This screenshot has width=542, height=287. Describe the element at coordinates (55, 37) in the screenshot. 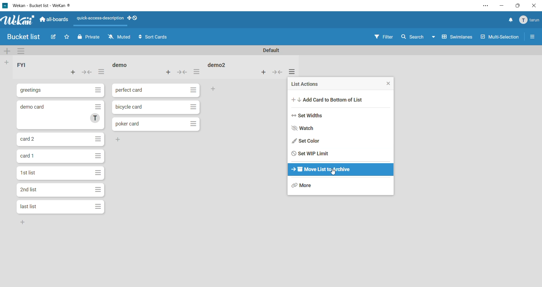

I see `edit` at that location.